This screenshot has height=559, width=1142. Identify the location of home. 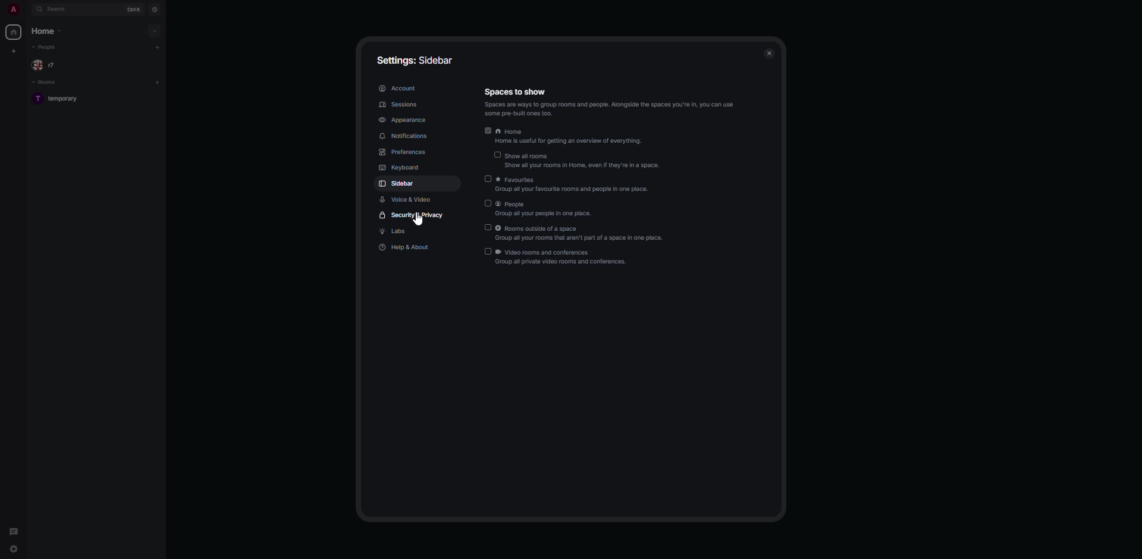
(15, 32).